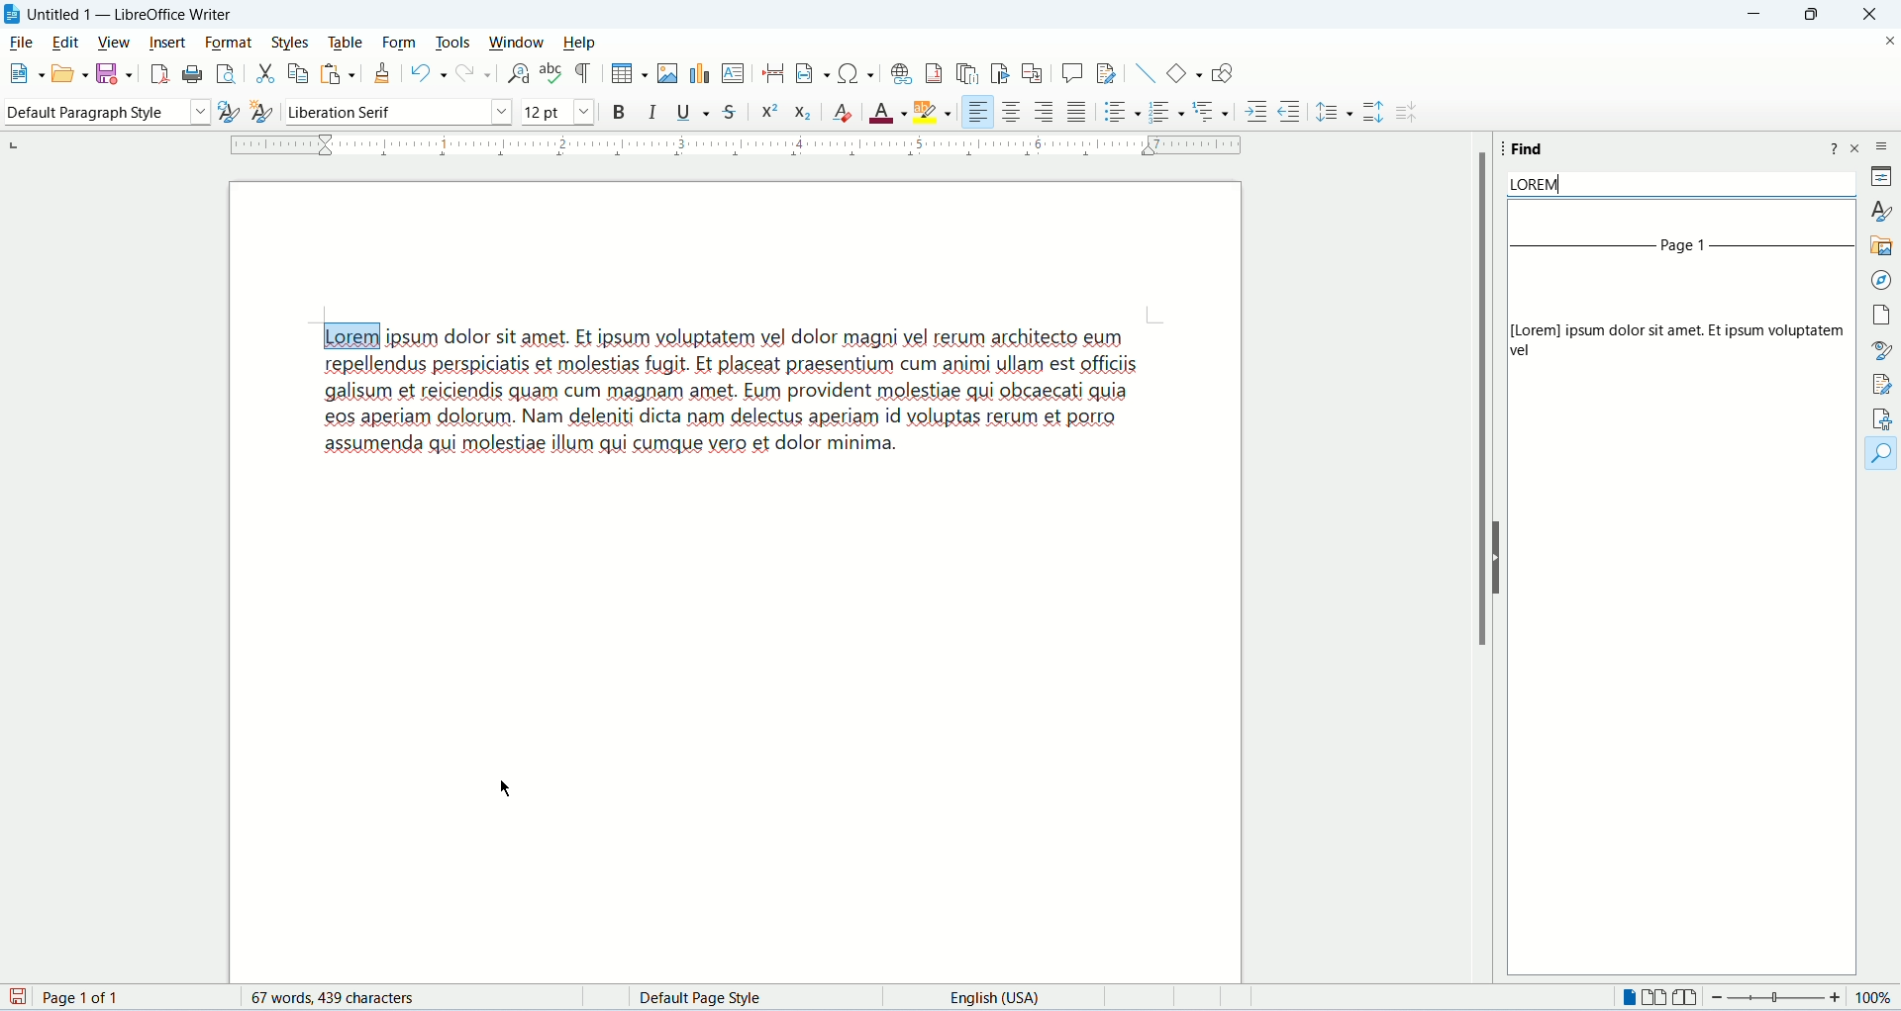 Image resolution: width=1901 pixels, height=1011 pixels. I want to click on page, so click(739, 745).